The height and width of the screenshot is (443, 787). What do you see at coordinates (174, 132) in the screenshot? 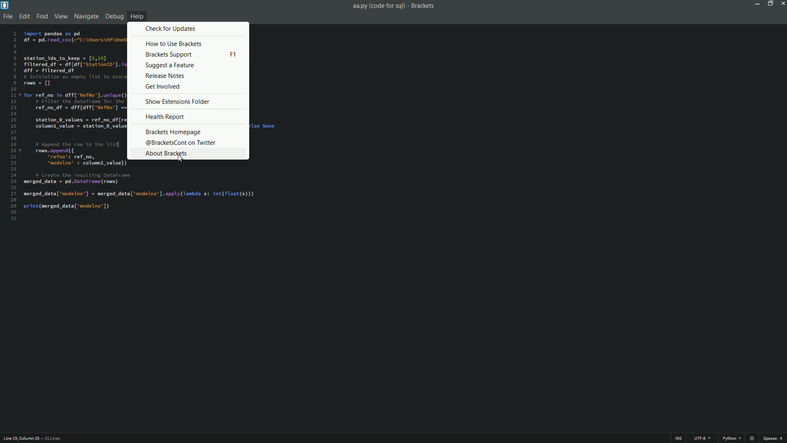
I see `brackets homepage` at bounding box center [174, 132].